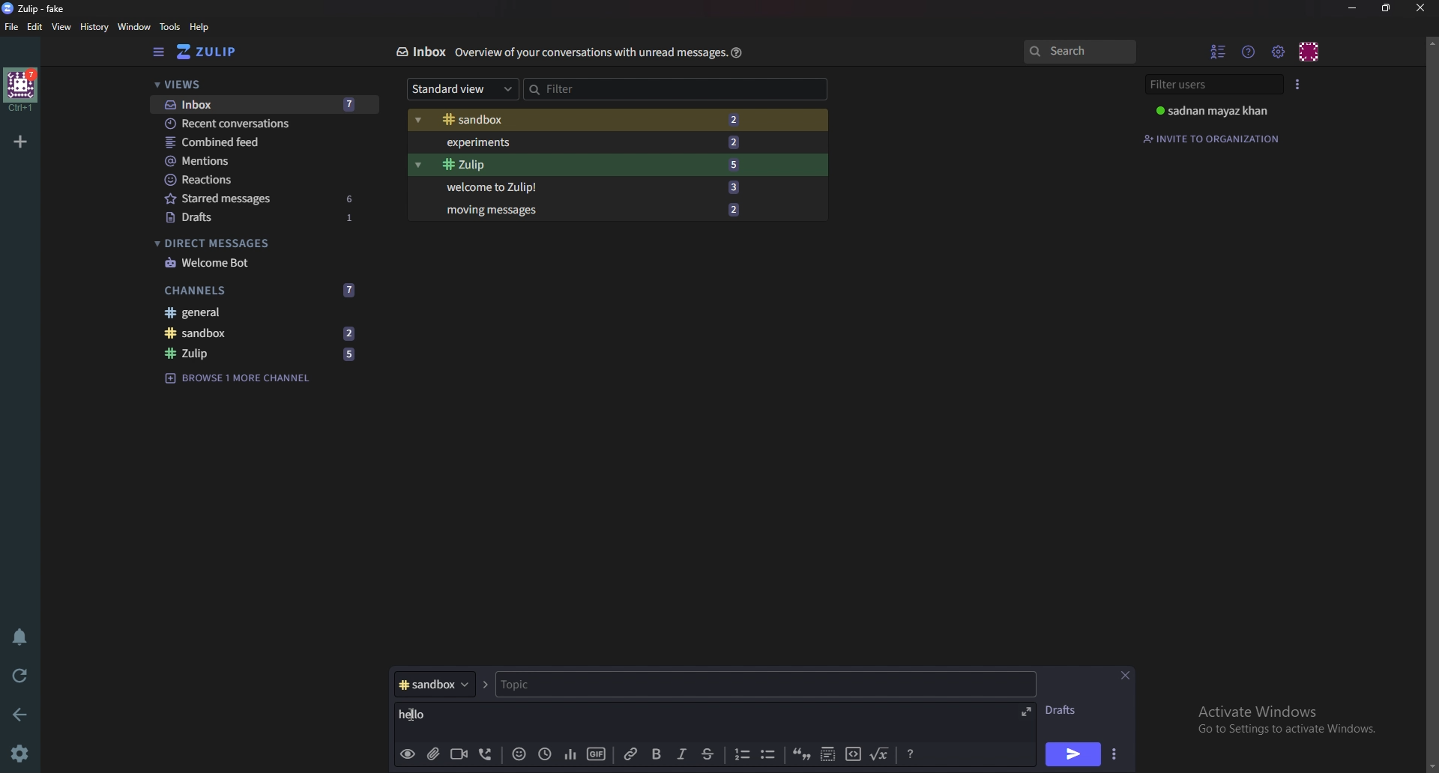 The width and height of the screenshot is (1439, 773). Describe the element at coordinates (260, 218) in the screenshot. I see `Drafts 1` at that location.